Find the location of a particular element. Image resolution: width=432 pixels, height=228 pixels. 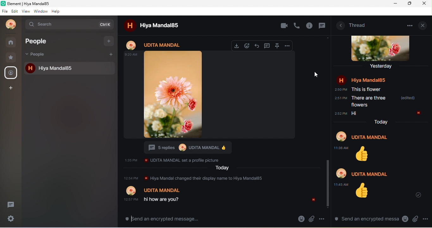

option is located at coordinates (426, 219).